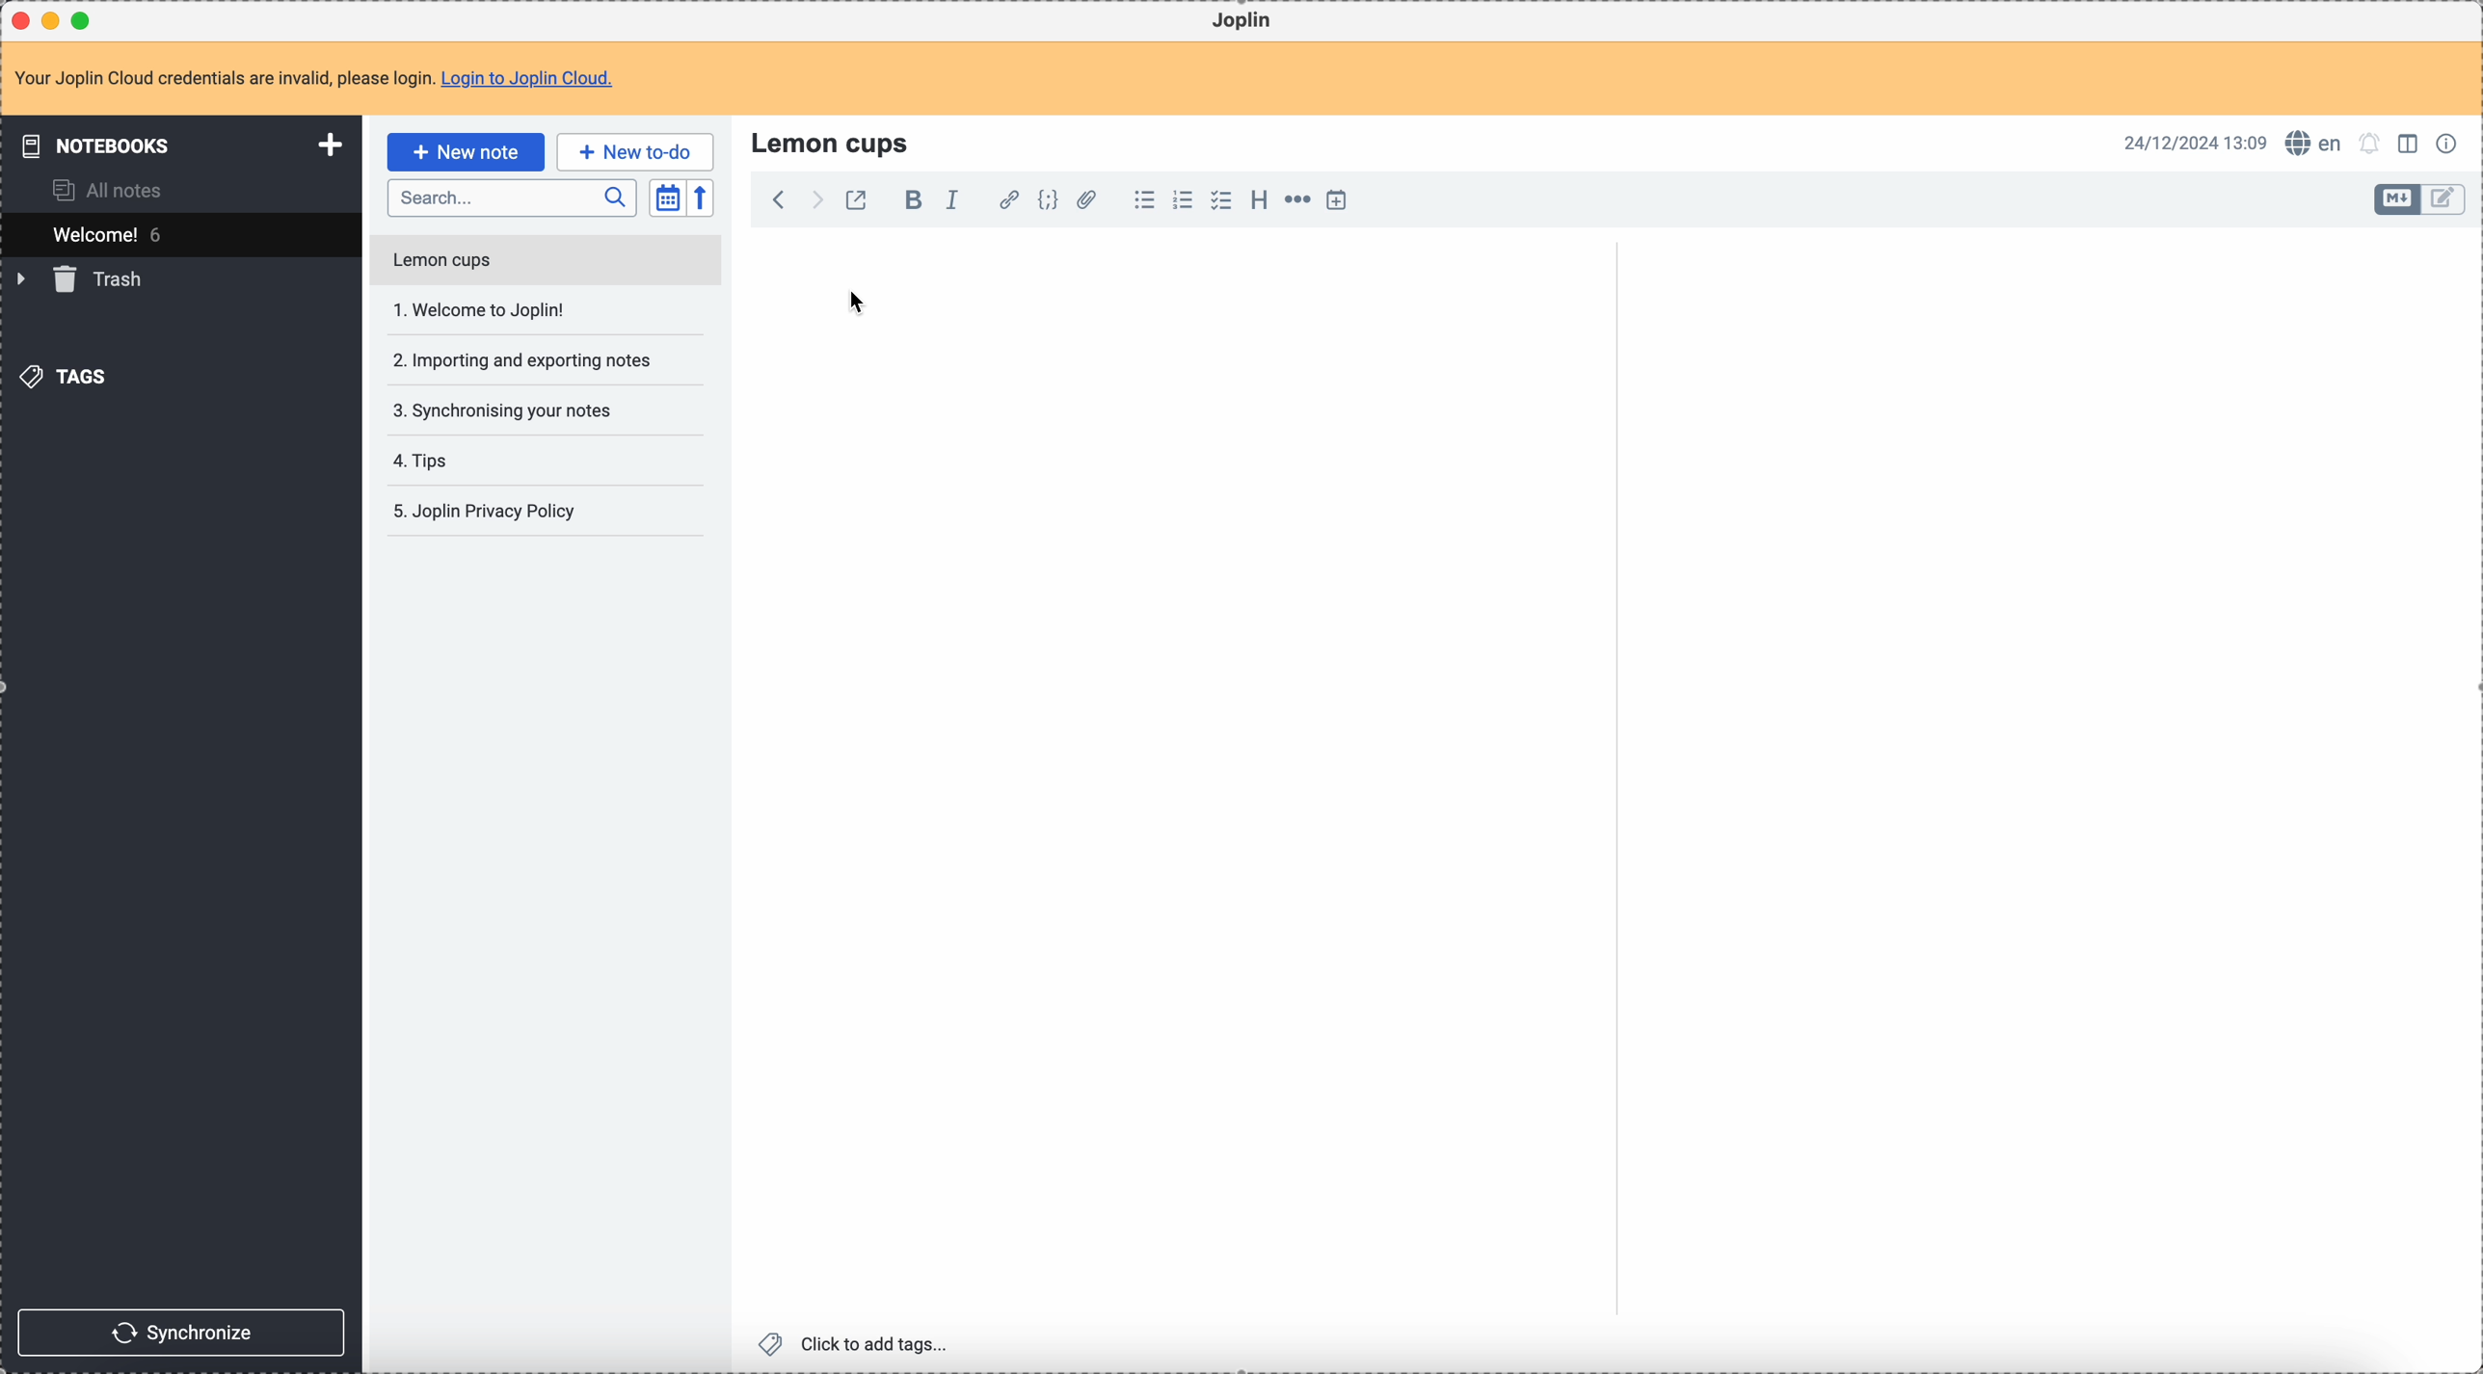  I want to click on toggle external editing, so click(854, 203).